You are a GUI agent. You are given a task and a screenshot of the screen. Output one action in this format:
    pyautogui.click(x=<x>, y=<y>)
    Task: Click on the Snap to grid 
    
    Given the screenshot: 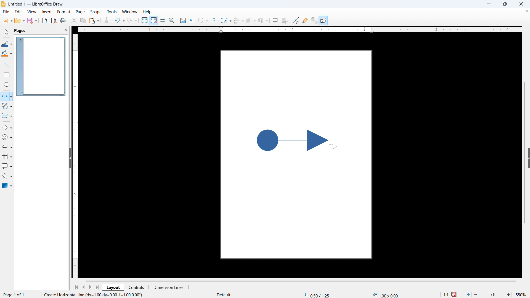 What is the action you would take?
    pyautogui.click(x=154, y=20)
    